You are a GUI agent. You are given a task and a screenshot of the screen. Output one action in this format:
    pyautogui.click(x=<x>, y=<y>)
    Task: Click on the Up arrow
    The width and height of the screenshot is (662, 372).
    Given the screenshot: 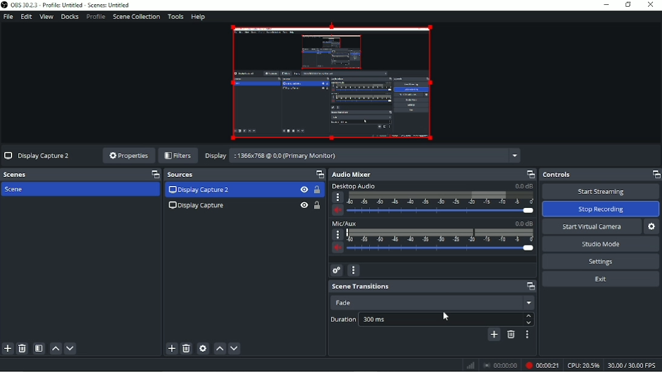 What is the action you would take?
    pyautogui.click(x=529, y=316)
    